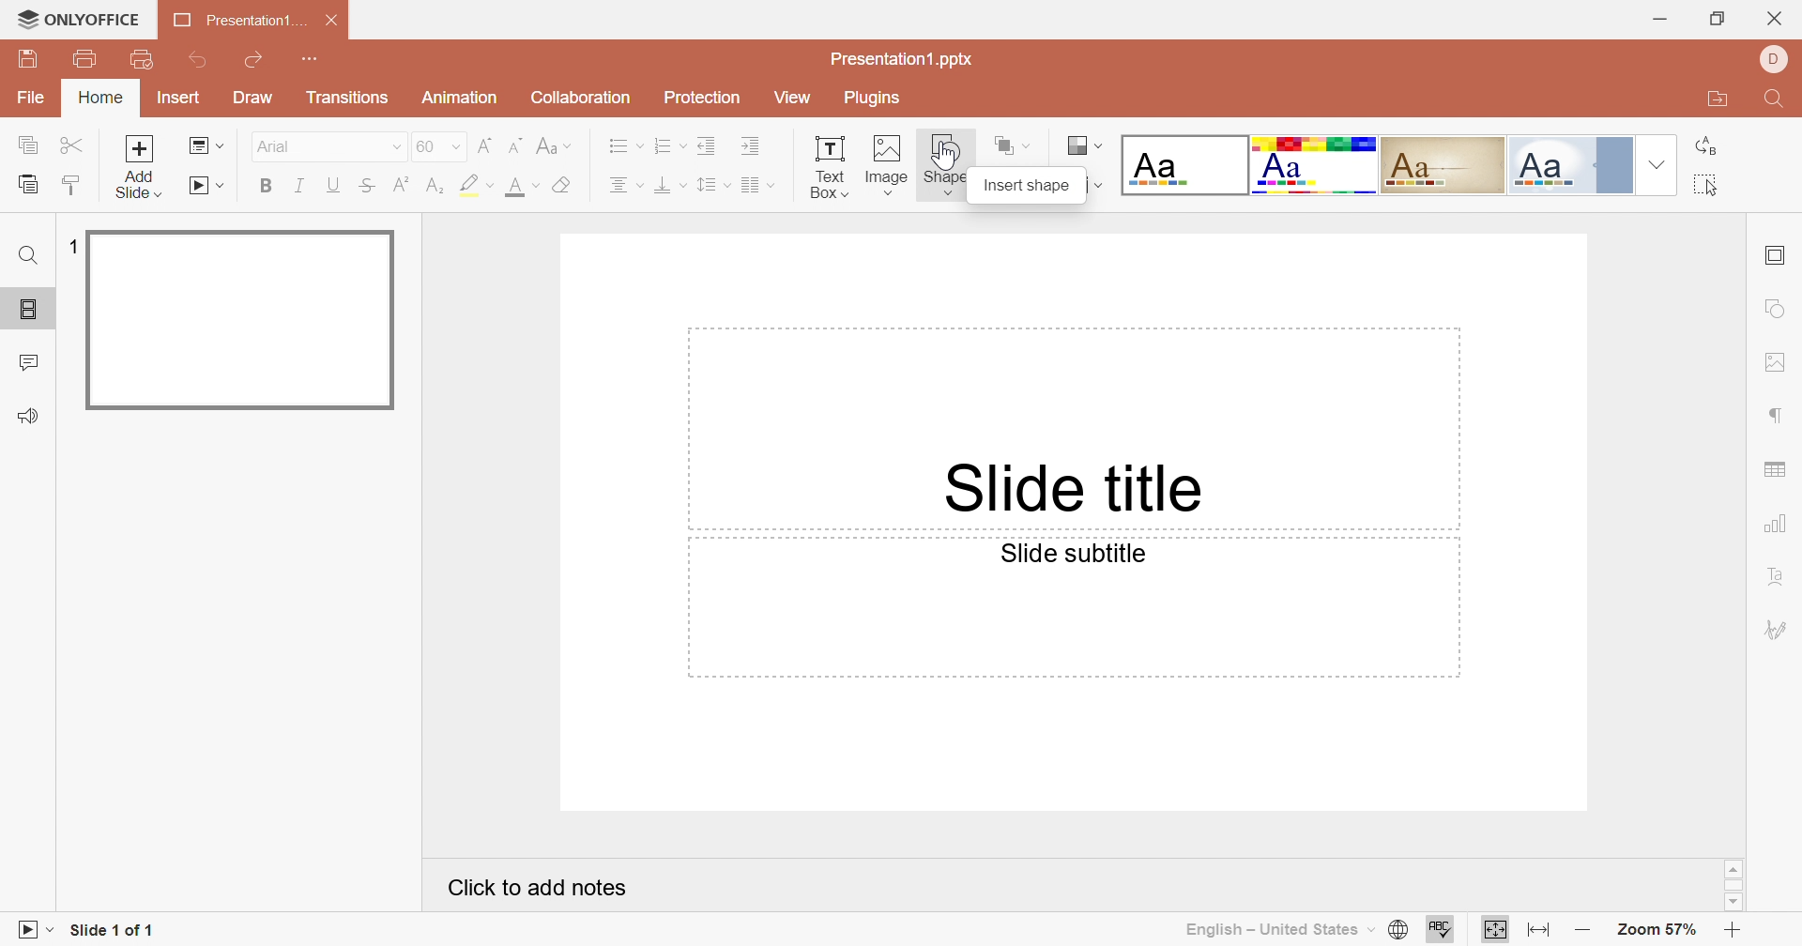  I want to click on Copy style, so click(71, 188).